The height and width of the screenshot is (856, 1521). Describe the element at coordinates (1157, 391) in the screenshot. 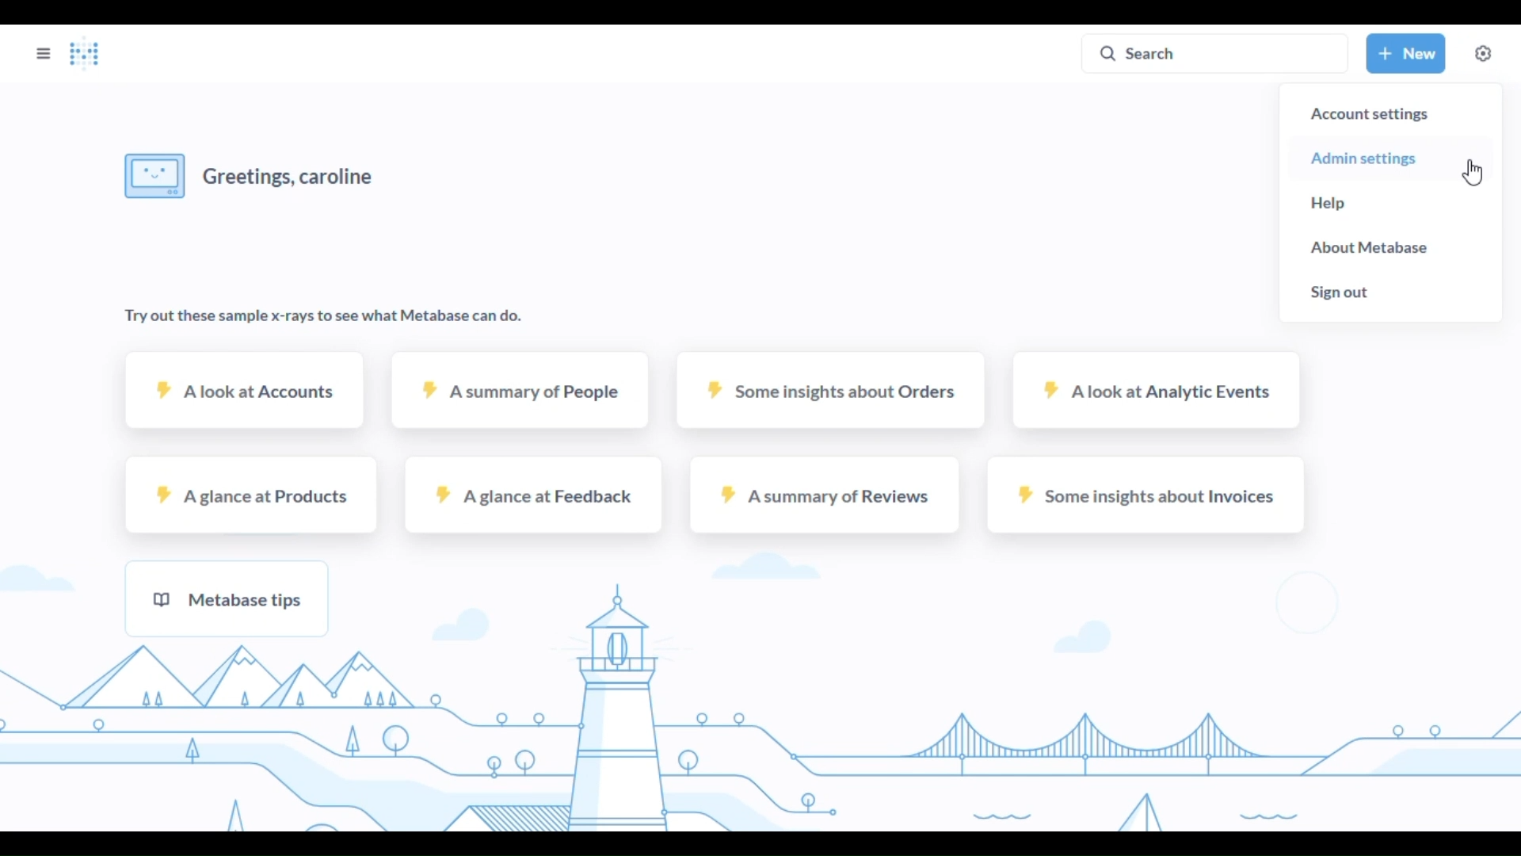

I see `a look at analytic events` at that location.